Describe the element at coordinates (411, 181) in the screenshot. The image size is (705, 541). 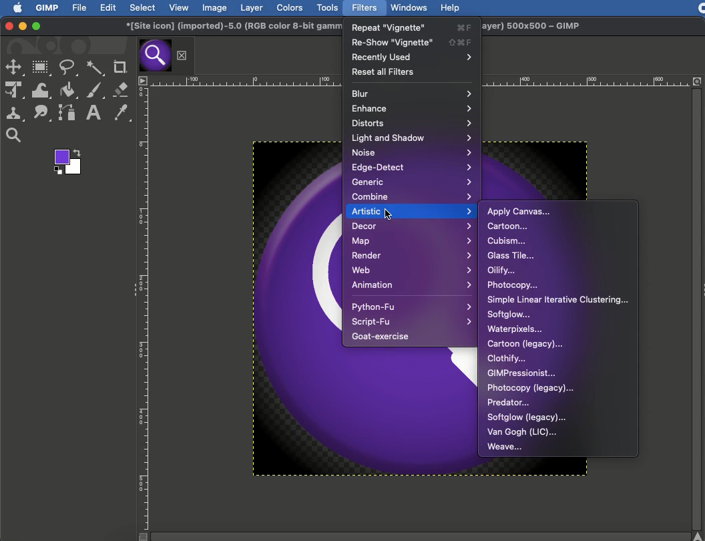
I see `Generic` at that location.